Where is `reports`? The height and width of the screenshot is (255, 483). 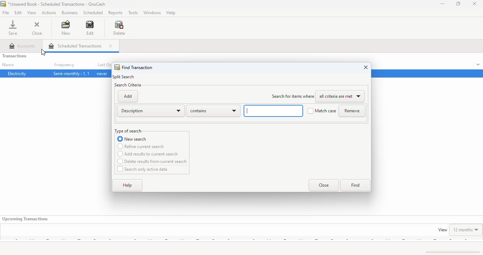
reports is located at coordinates (115, 13).